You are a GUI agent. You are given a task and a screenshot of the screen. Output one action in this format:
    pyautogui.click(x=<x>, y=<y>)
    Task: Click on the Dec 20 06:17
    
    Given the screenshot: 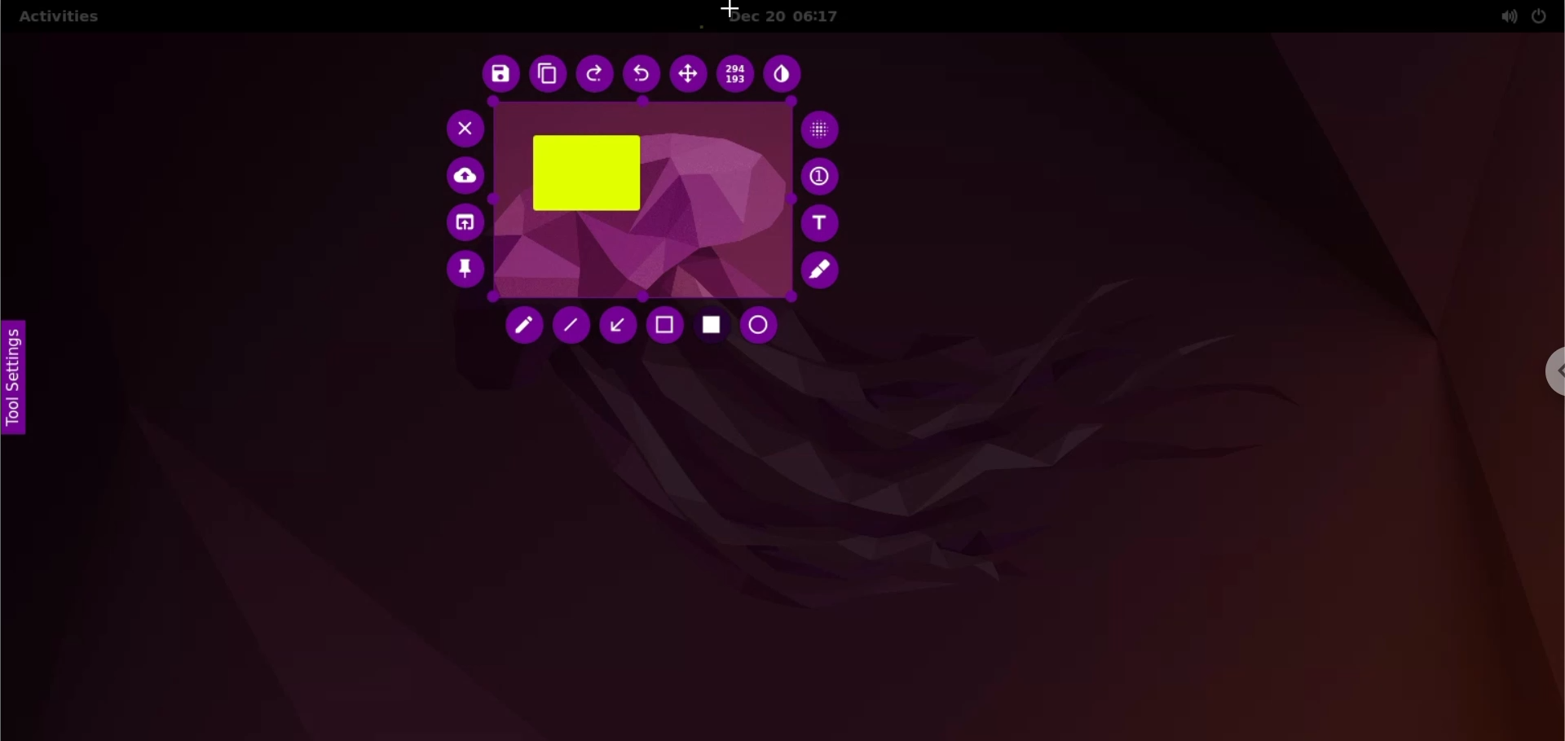 What is the action you would take?
    pyautogui.click(x=796, y=15)
    